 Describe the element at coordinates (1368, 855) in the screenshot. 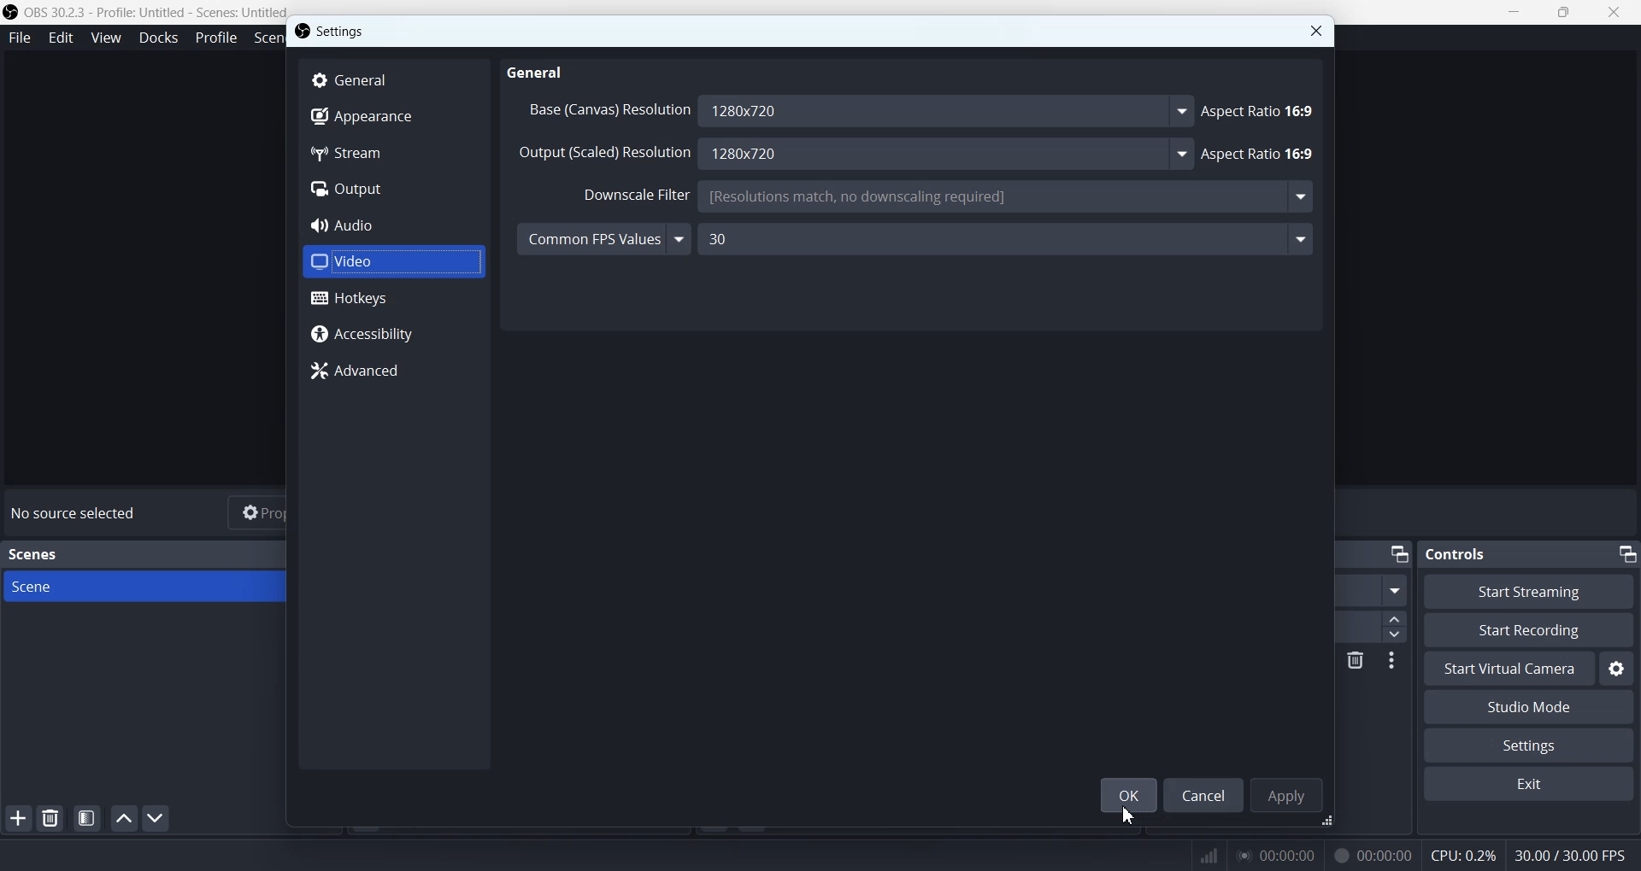

I see `00:00:00` at that location.